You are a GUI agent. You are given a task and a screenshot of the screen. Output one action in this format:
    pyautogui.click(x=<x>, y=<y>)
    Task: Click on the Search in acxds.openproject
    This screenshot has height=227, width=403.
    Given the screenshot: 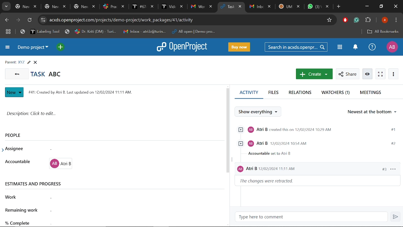 What is the action you would take?
    pyautogui.click(x=297, y=47)
    